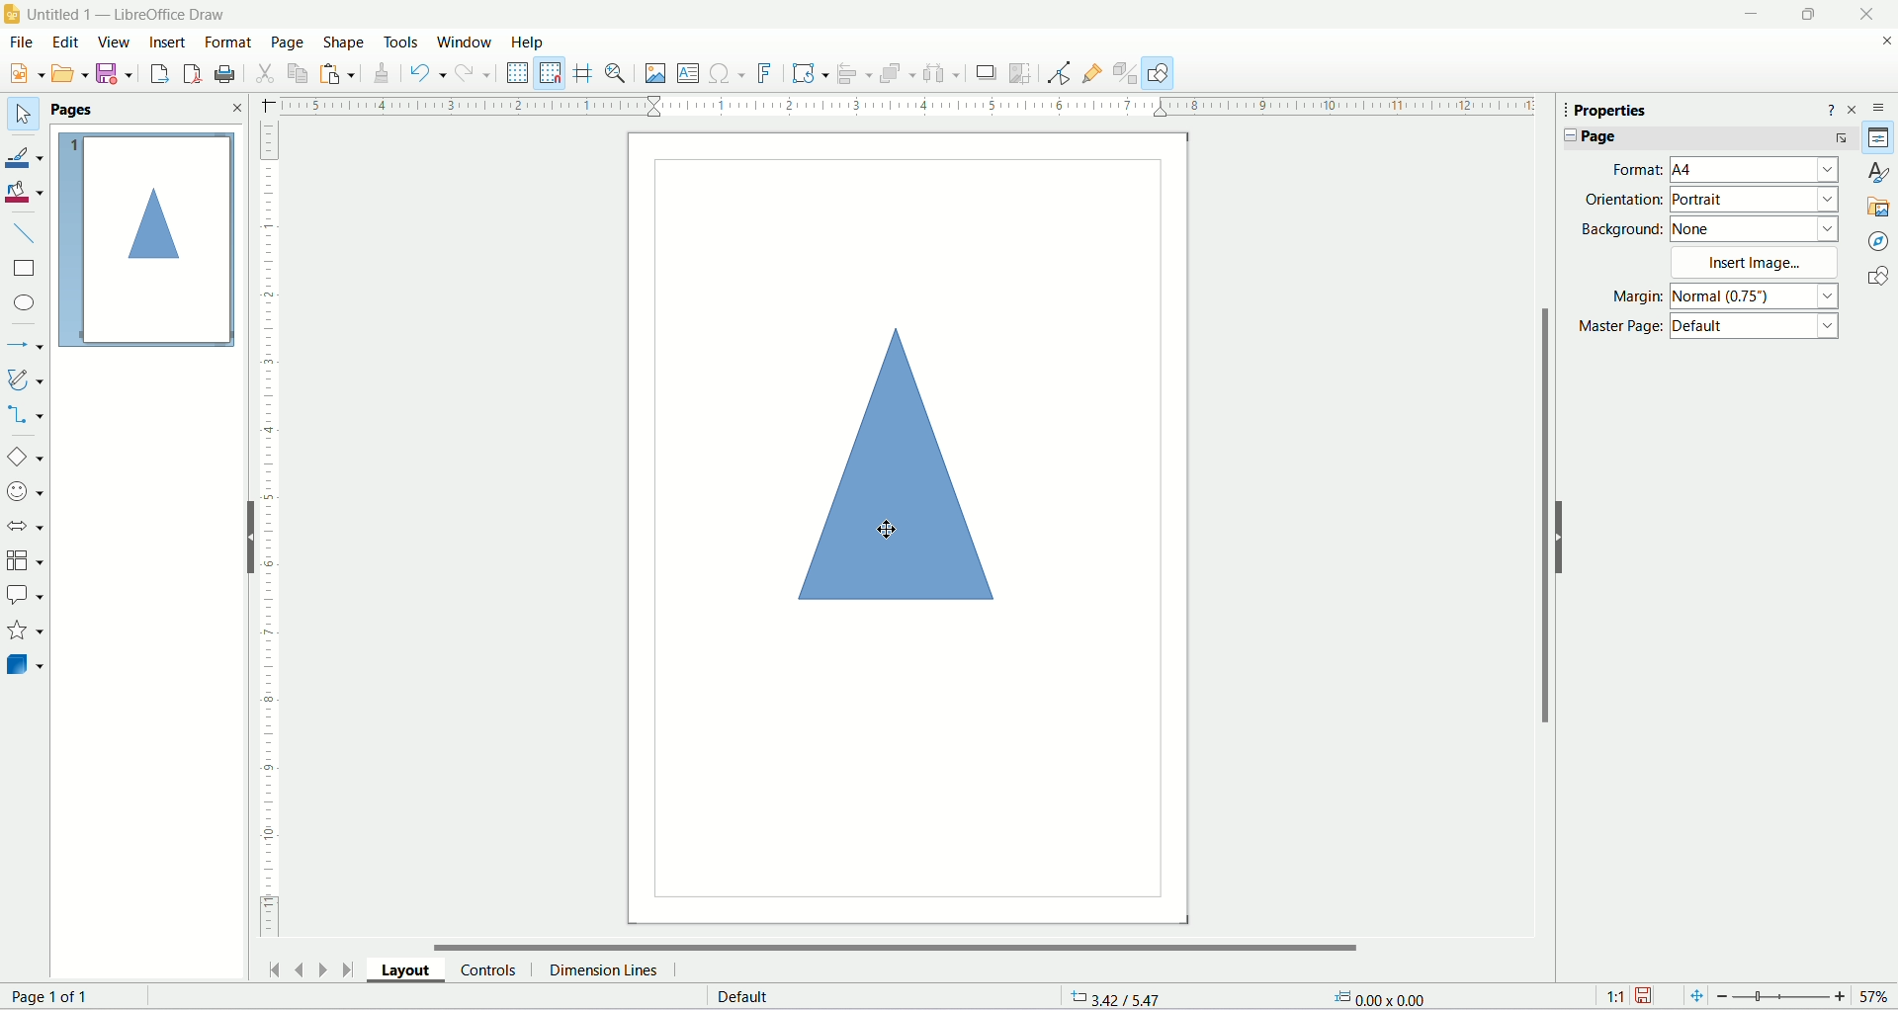 The image size is (1898, 1010). What do you see at coordinates (1545, 498) in the screenshot?
I see `vertical scroll bar` at bounding box center [1545, 498].